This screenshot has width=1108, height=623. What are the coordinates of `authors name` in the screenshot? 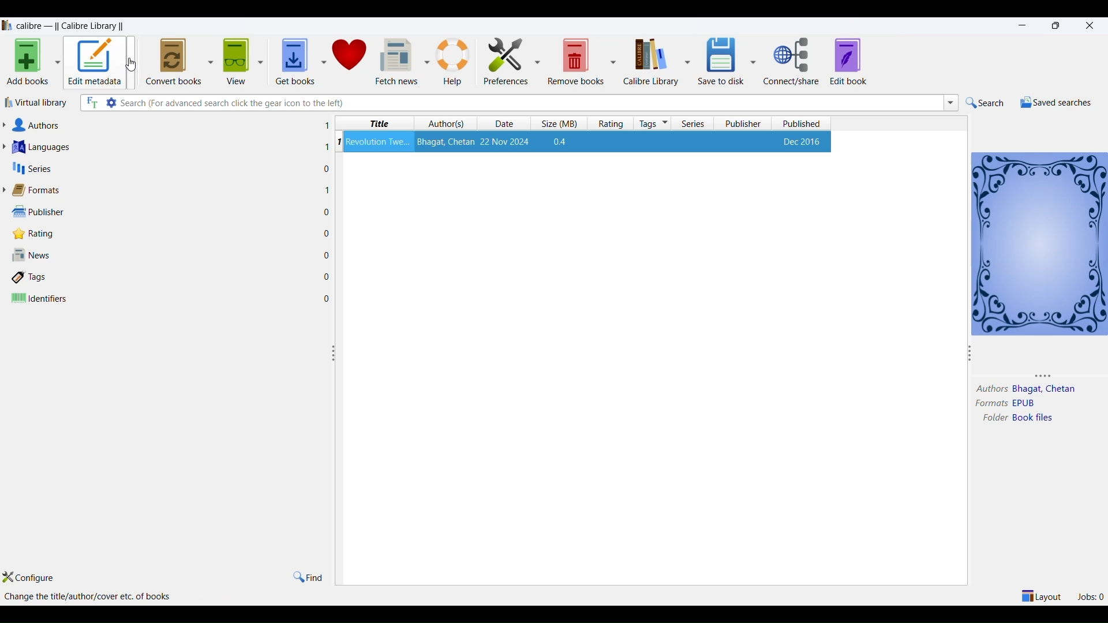 It's located at (1045, 388).